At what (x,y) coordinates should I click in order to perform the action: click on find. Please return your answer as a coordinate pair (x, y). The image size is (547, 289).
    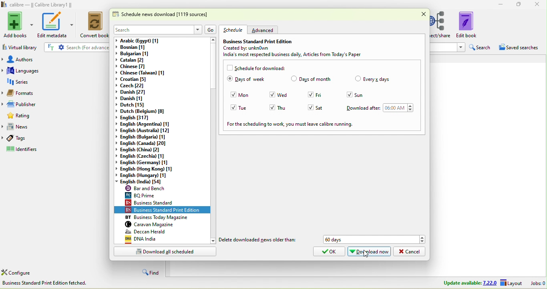
    Looking at the image, I should click on (151, 271).